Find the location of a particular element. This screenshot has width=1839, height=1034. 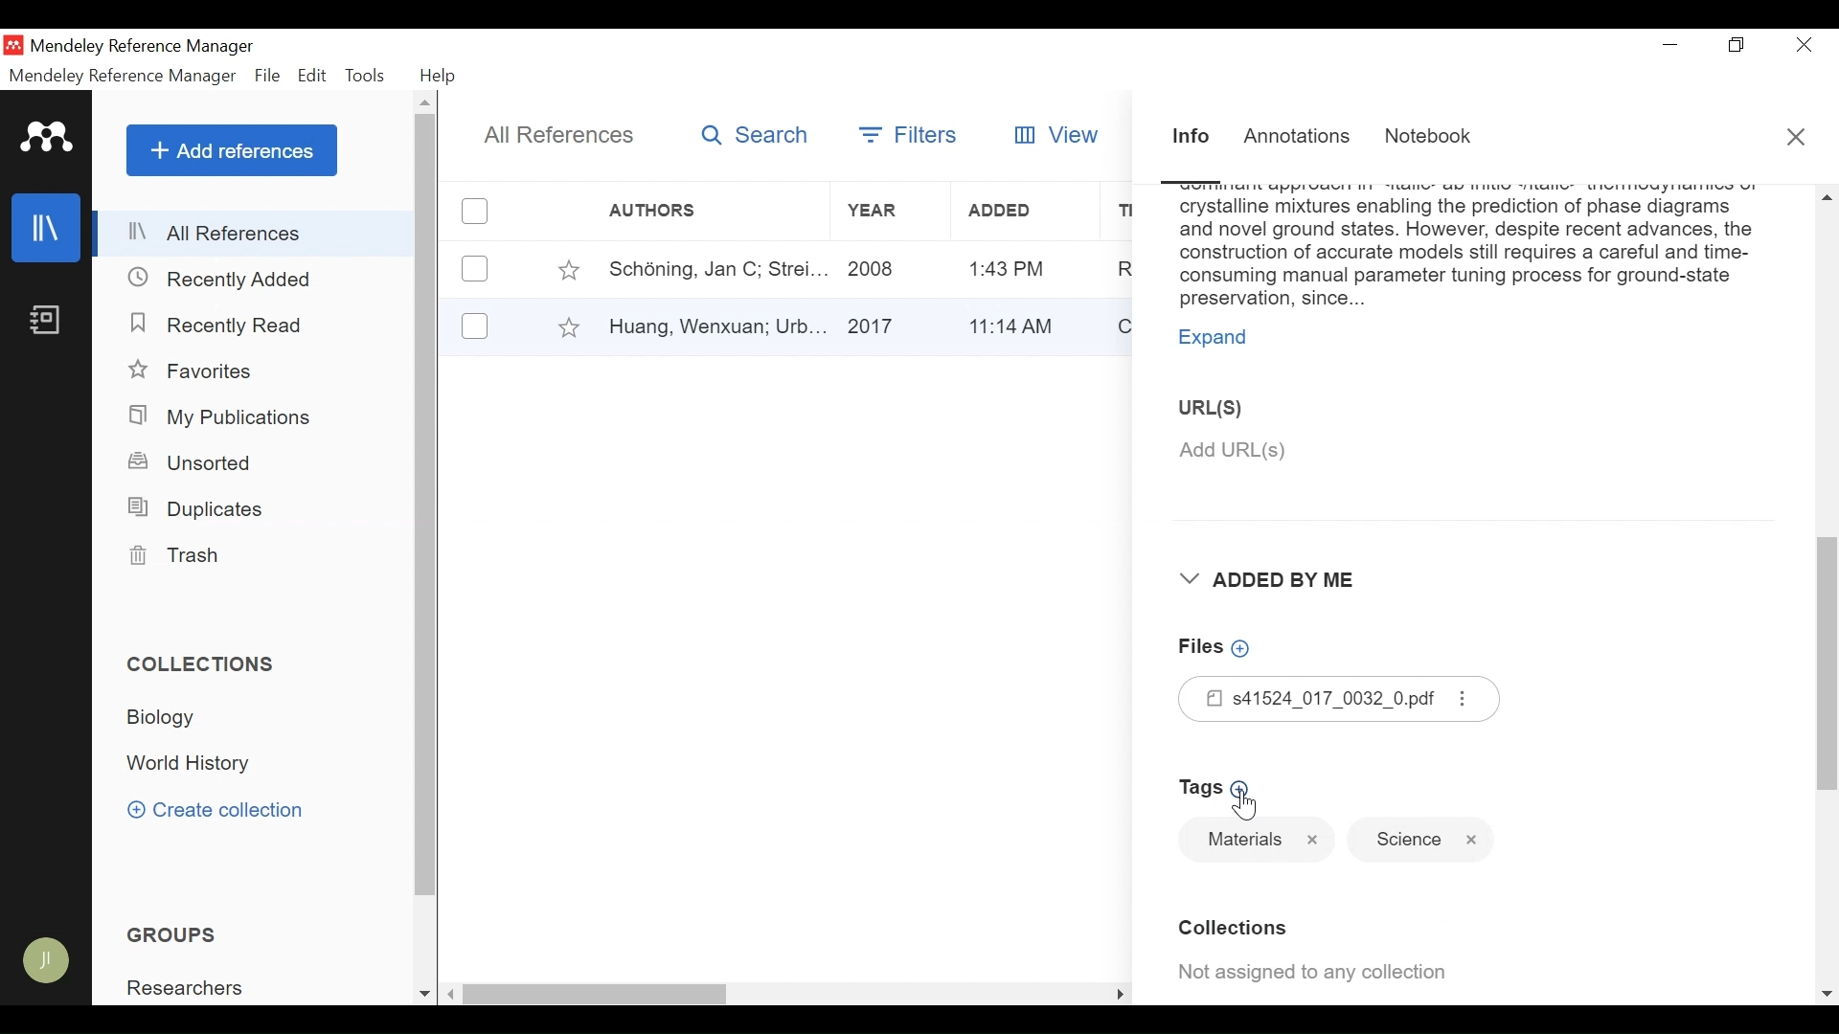

(un)select is located at coordinates (475, 326).